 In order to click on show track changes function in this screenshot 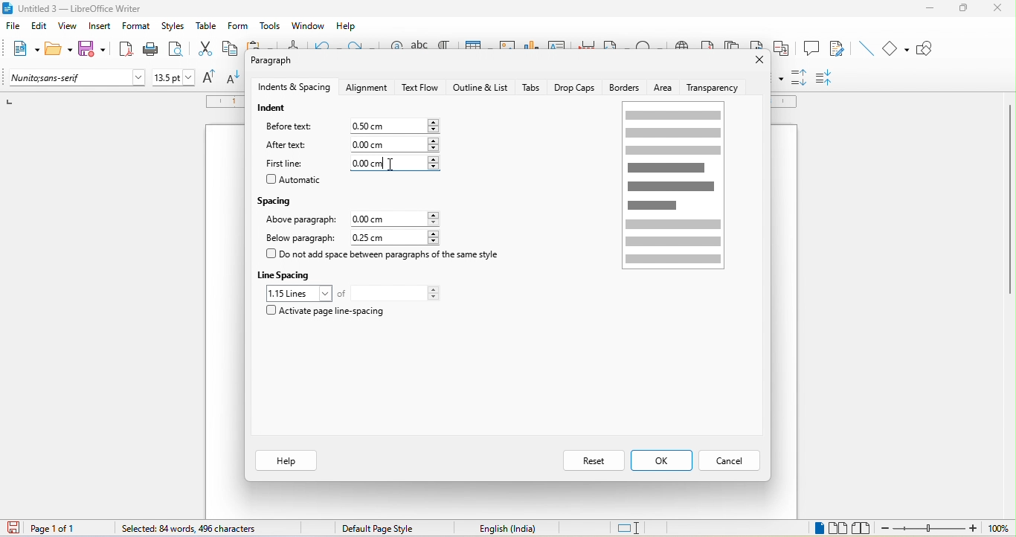, I will do `click(840, 49)`.